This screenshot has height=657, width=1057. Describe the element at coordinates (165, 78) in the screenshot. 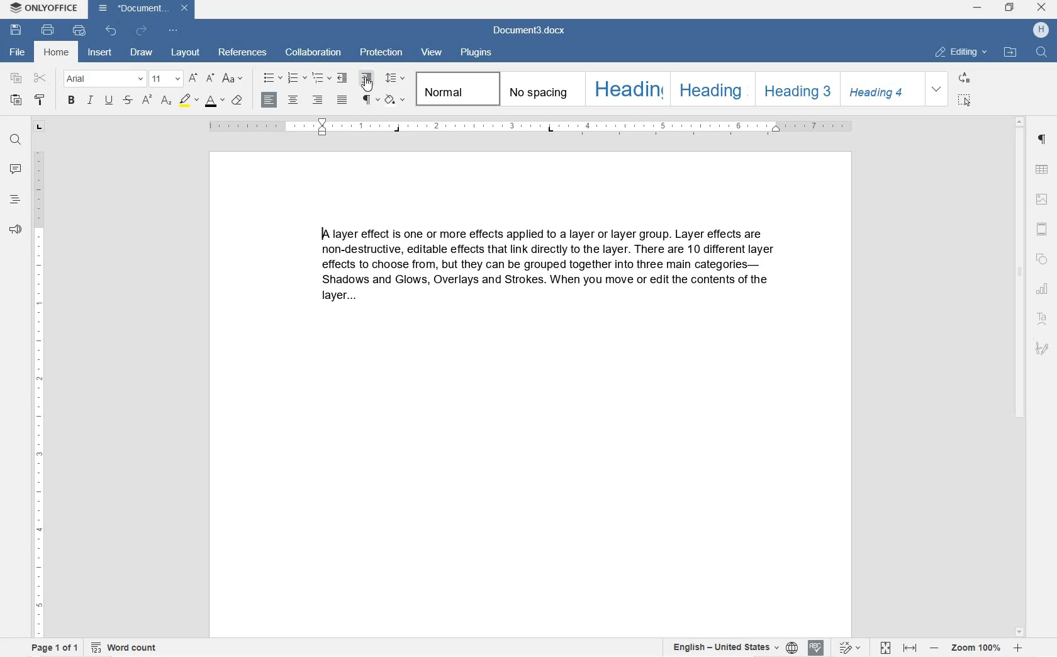

I see `FONT SIZE` at that location.